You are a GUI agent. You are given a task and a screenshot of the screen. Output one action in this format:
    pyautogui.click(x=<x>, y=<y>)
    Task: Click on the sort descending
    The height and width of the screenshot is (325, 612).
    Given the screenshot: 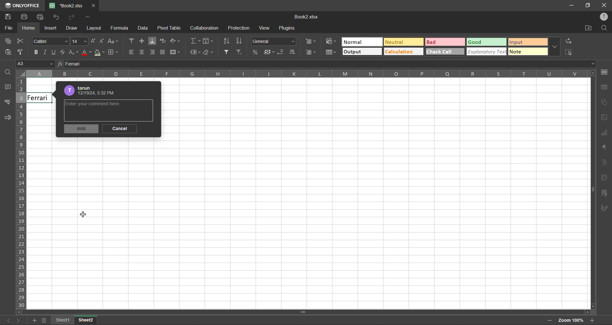 What is the action you would take?
    pyautogui.click(x=239, y=40)
    